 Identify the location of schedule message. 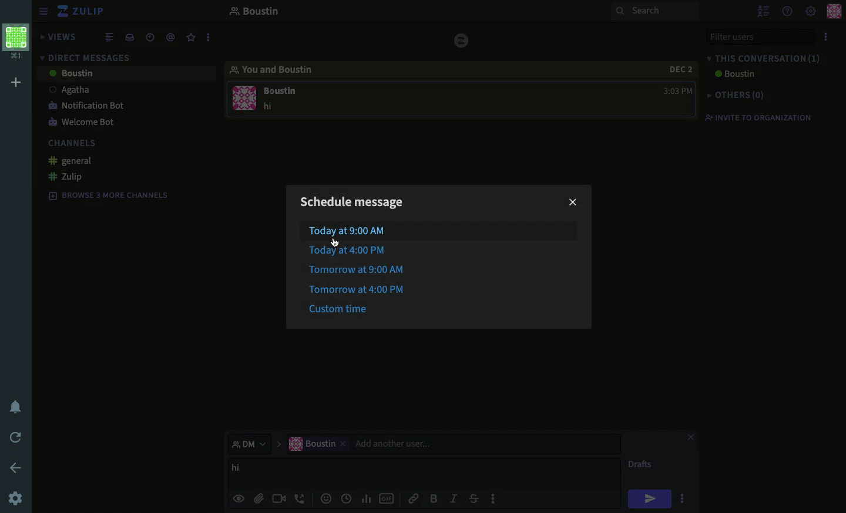
(352, 204).